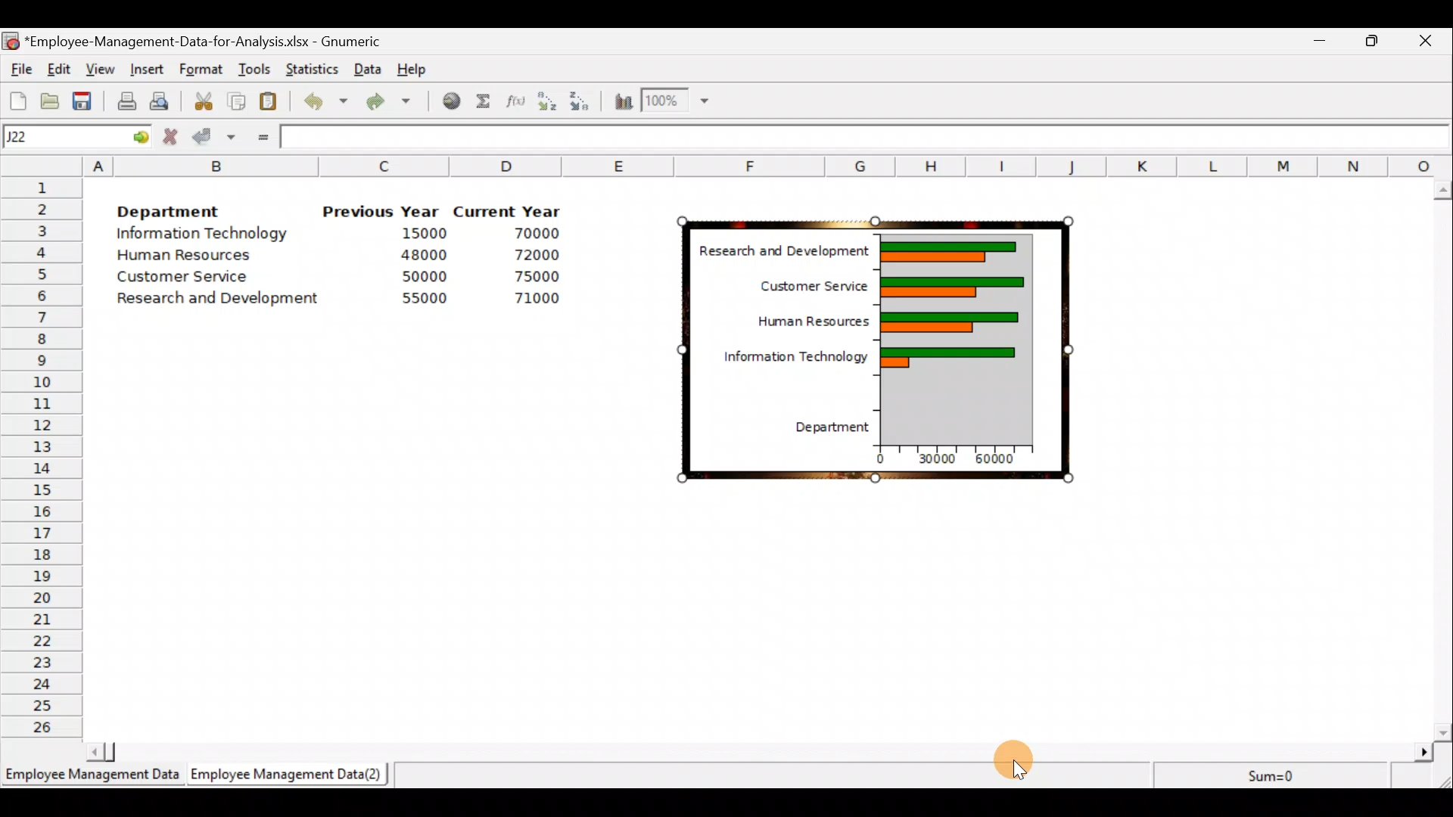 The height and width of the screenshot is (817, 1453). I want to click on 50000, so click(422, 276).